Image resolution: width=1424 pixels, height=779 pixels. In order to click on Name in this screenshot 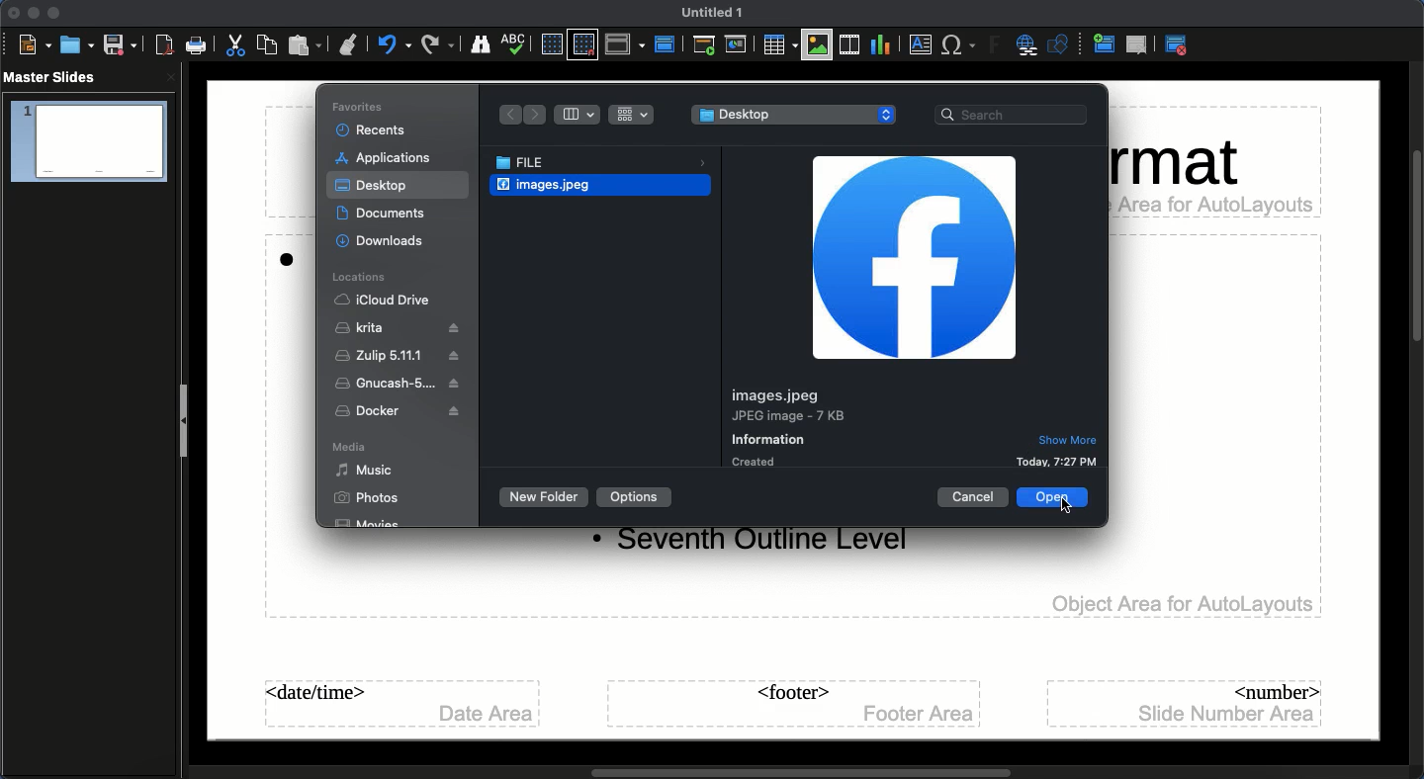, I will do `click(708, 12)`.